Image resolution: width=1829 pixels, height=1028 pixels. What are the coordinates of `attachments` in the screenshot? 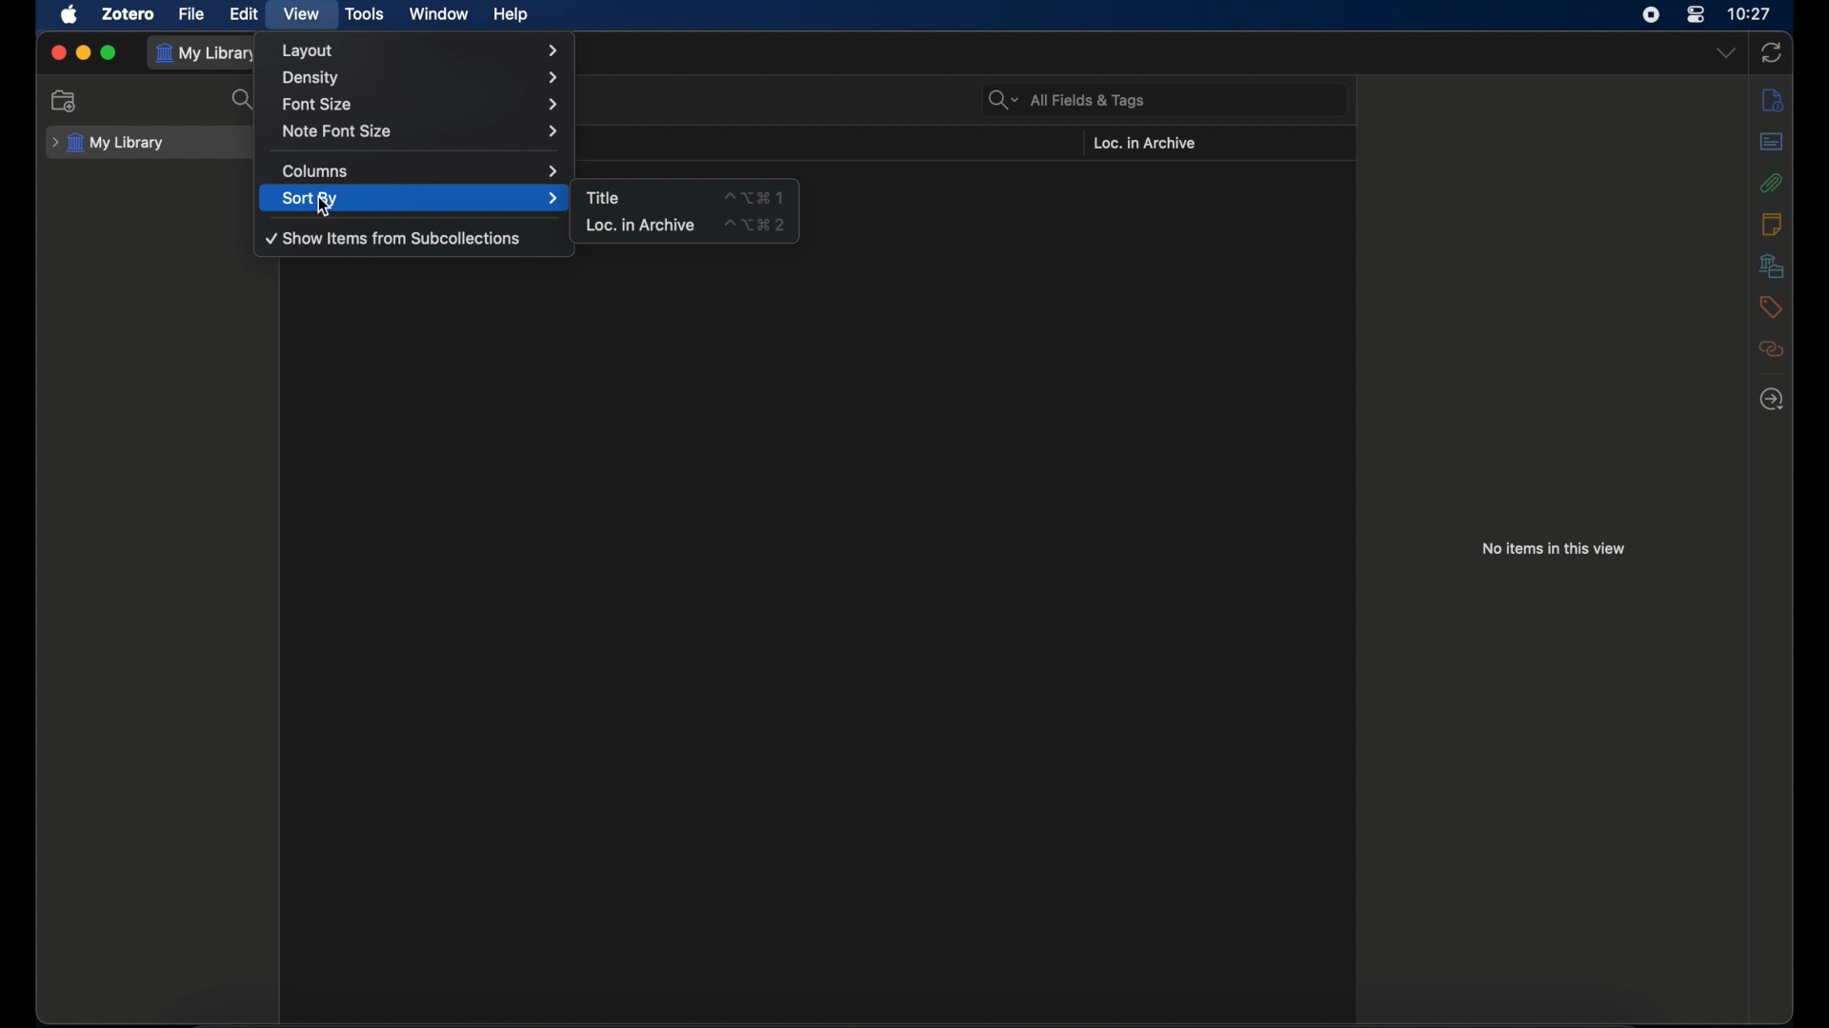 It's located at (1774, 183).